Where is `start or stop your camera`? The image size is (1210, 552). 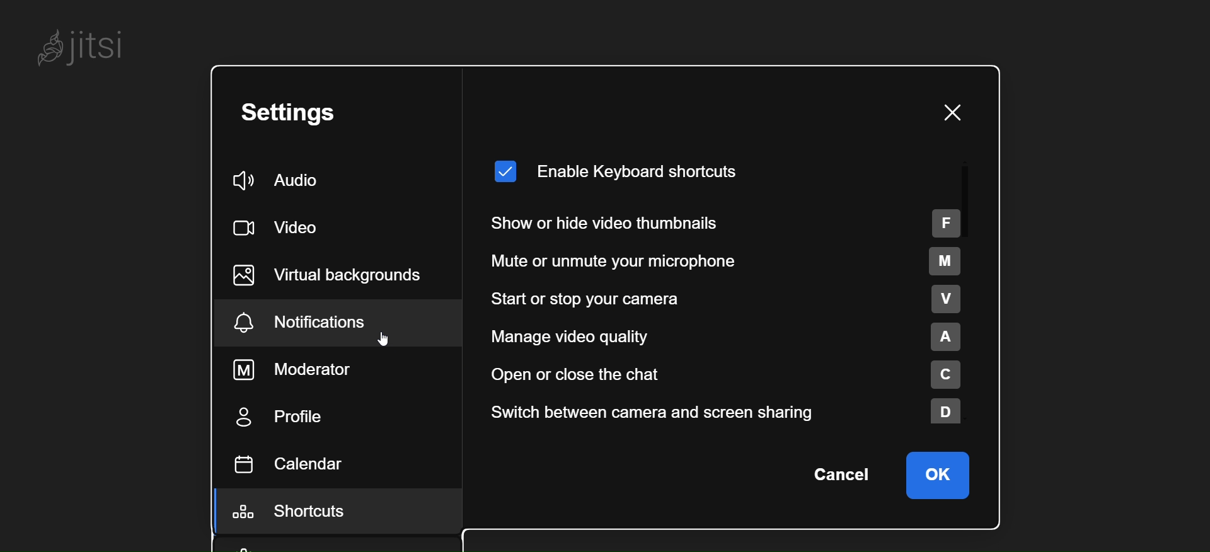
start or stop your camera is located at coordinates (725, 297).